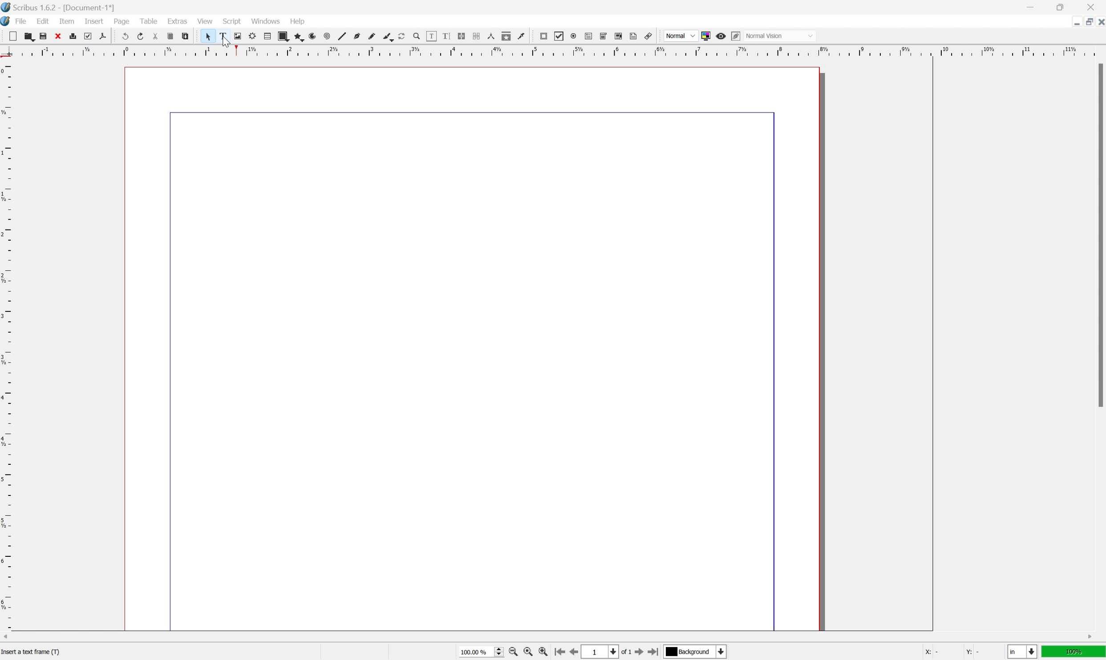 The height and width of the screenshot is (660, 1106). What do you see at coordinates (13, 36) in the screenshot?
I see `new` at bounding box center [13, 36].